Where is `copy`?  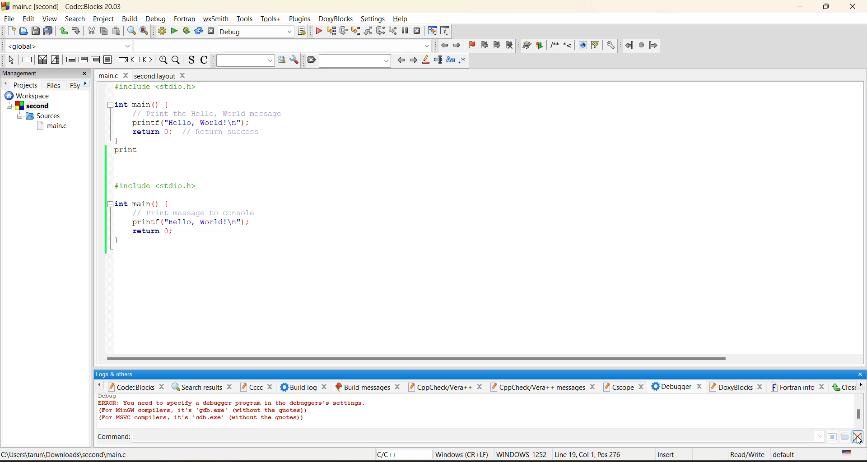 copy is located at coordinates (101, 32).